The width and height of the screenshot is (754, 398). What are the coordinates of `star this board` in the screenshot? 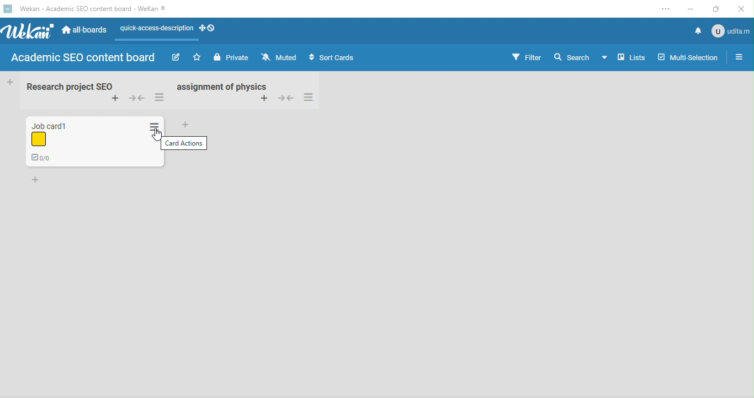 It's located at (198, 58).